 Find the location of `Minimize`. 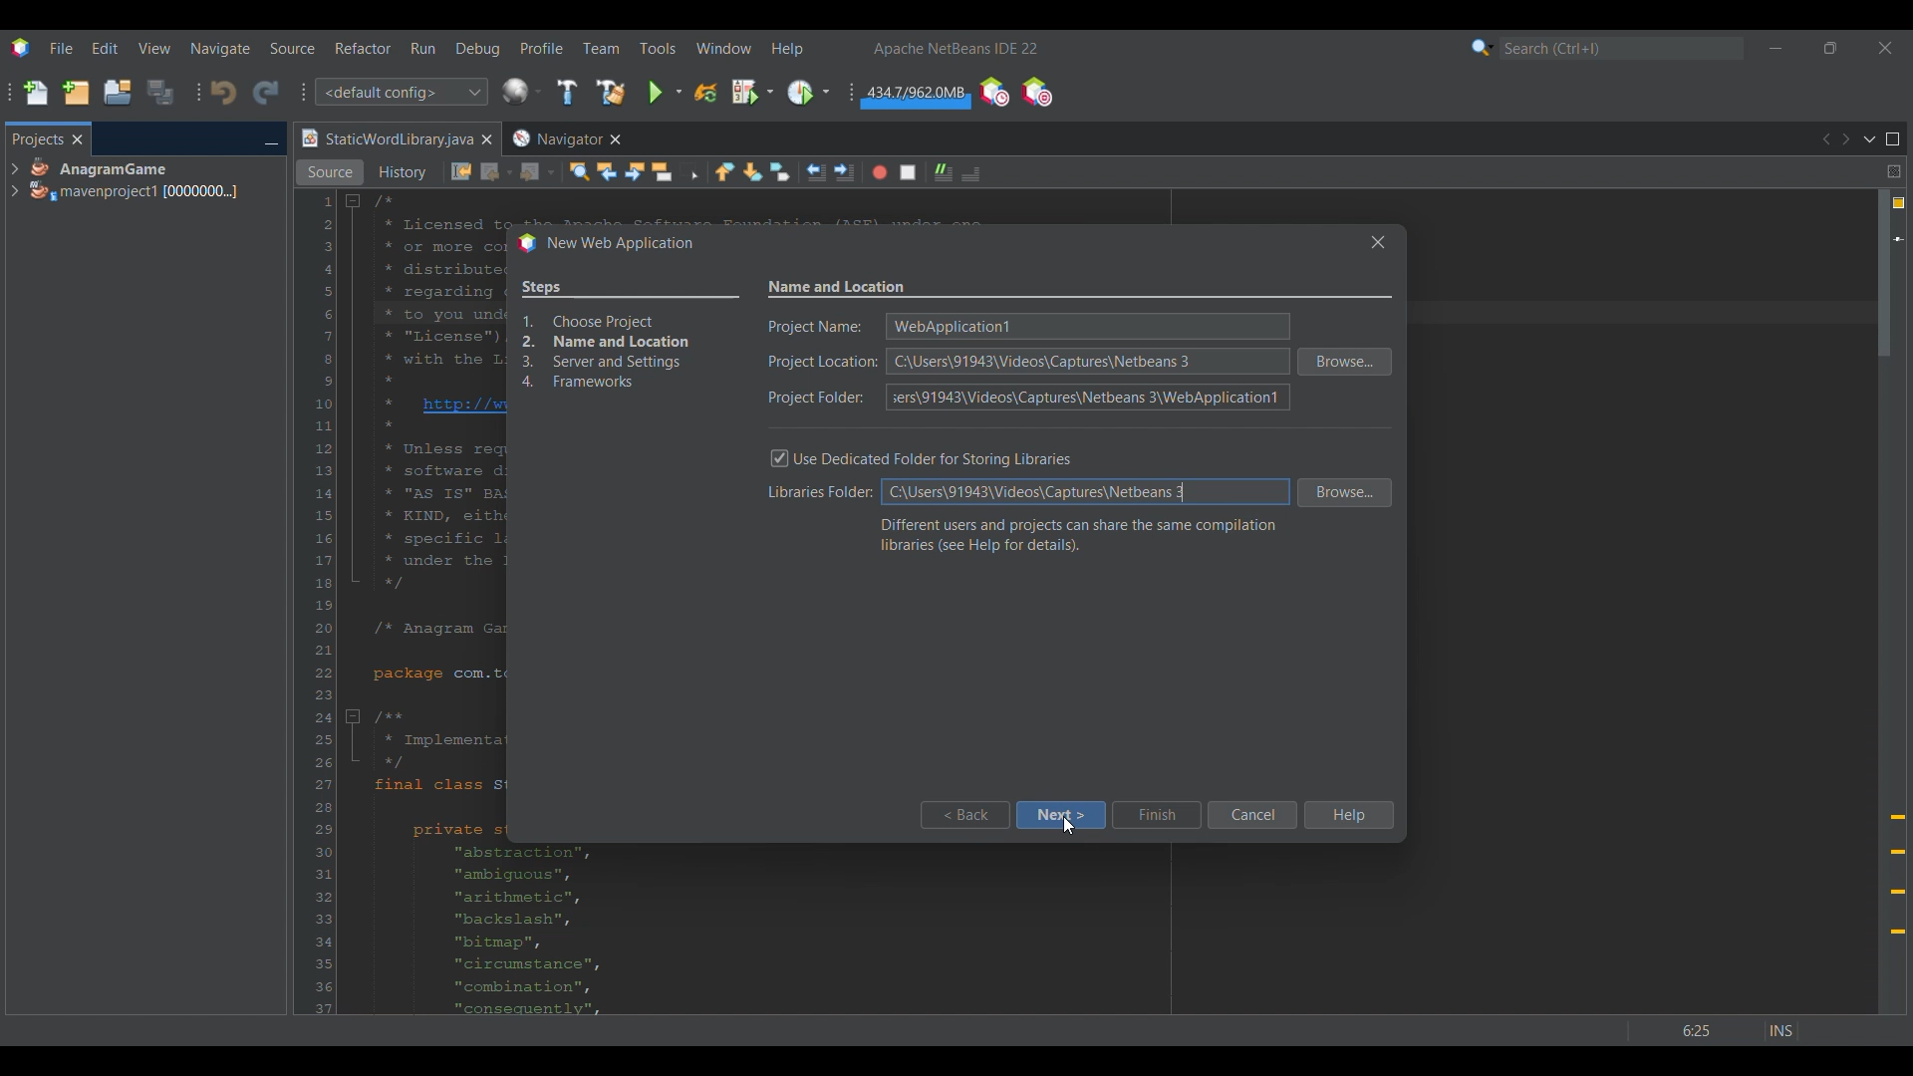

Minimize is located at coordinates (271, 140).